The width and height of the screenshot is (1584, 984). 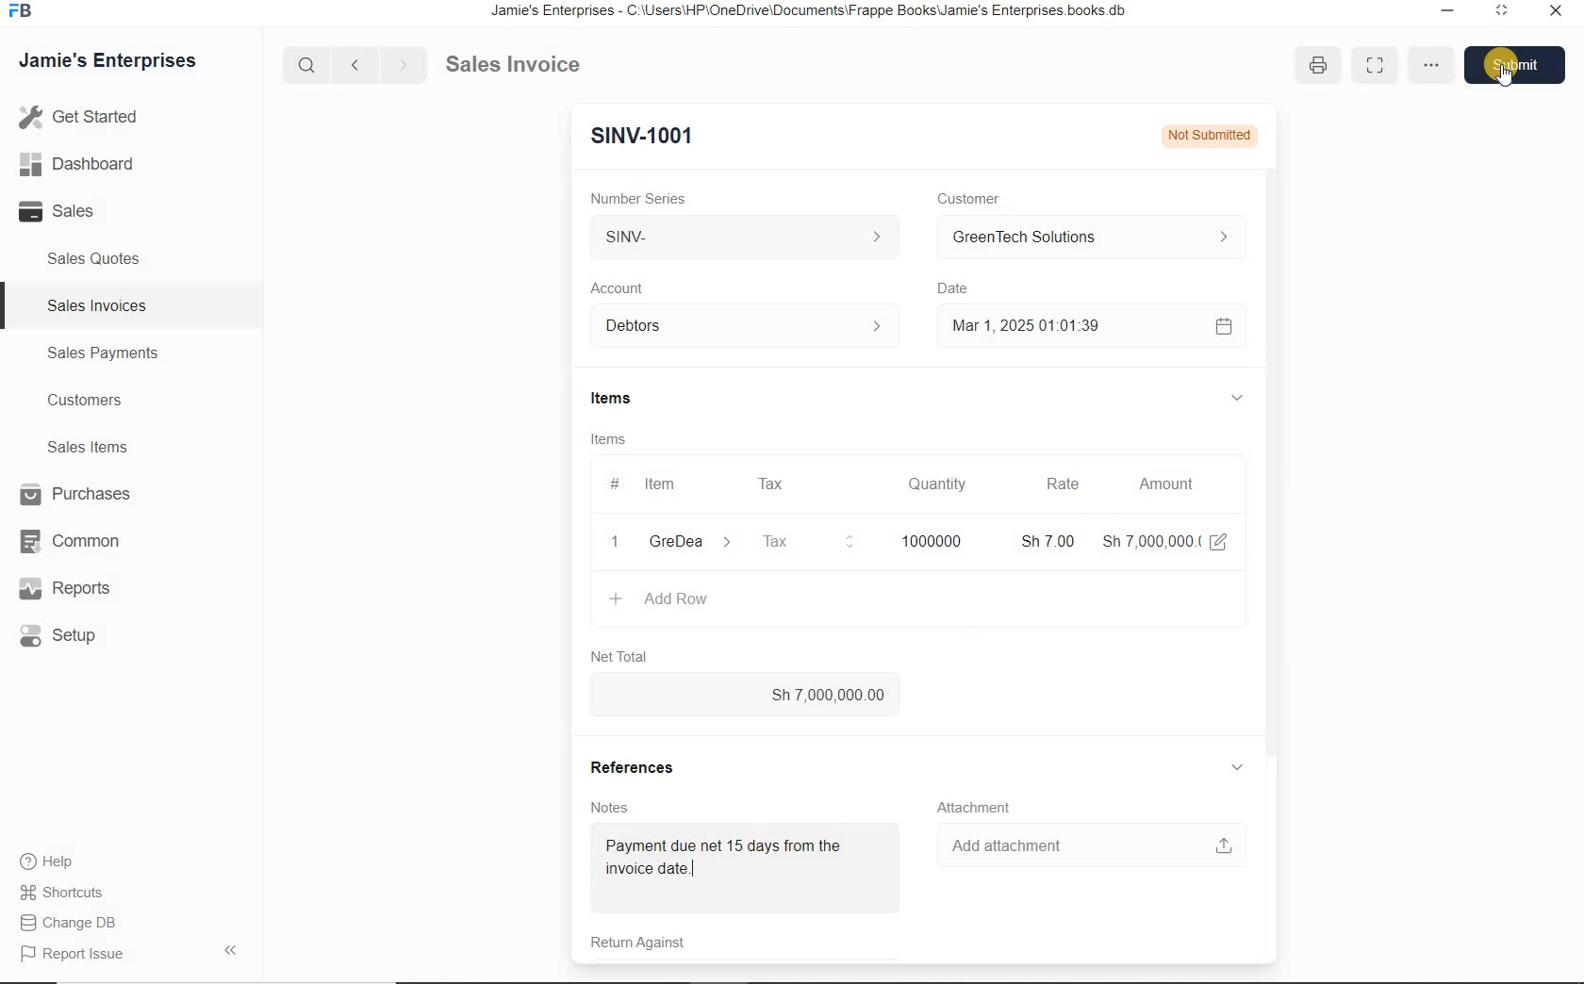 What do you see at coordinates (106, 61) in the screenshot?
I see `Jamie's Enterprises` at bounding box center [106, 61].